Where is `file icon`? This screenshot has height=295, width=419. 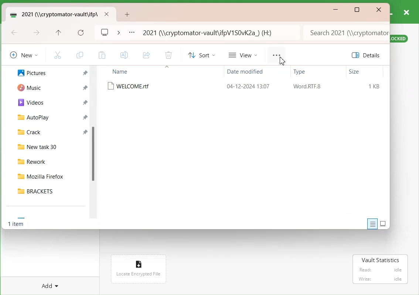 file icon is located at coordinates (137, 263).